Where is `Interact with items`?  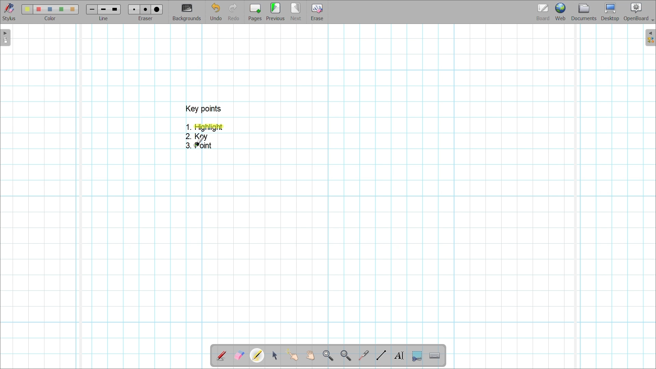
Interact with items is located at coordinates (292, 355).